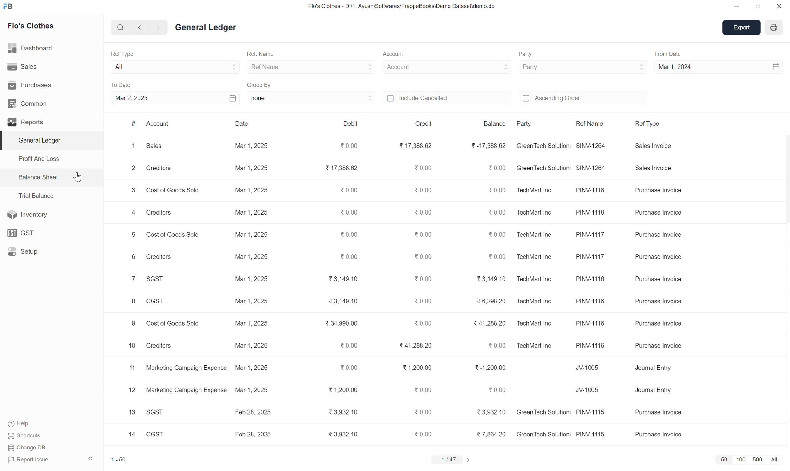 The image size is (790, 471). What do you see at coordinates (446, 459) in the screenshot?
I see `1/47 ` at bounding box center [446, 459].